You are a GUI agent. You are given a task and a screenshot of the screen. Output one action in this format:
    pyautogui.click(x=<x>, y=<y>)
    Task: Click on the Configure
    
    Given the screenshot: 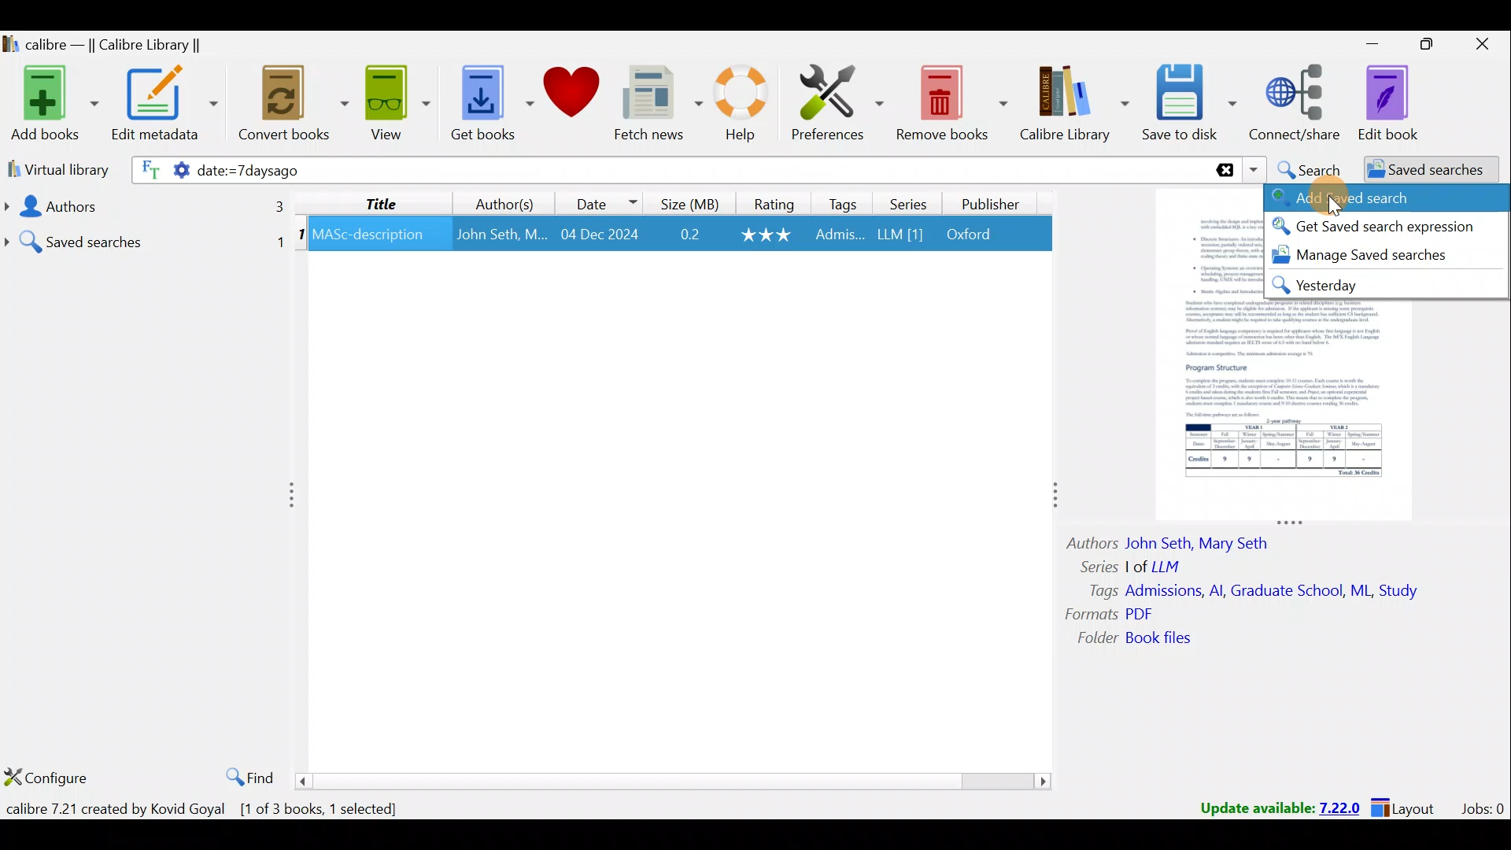 What is the action you would take?
    pyautogui.click(x=47, y=778)
    